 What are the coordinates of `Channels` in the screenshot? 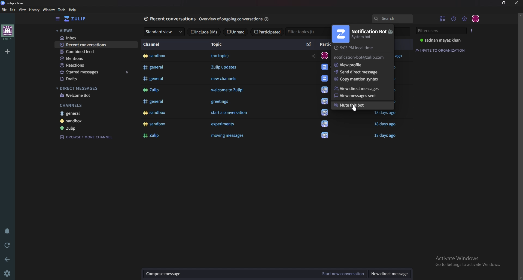 It's located at (88, 105).